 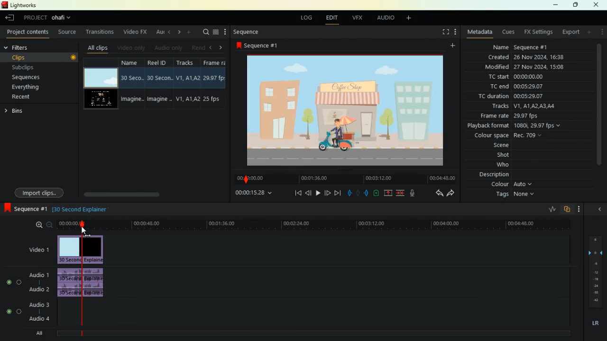 I want to click on buttons, so click(x=7, y=297).